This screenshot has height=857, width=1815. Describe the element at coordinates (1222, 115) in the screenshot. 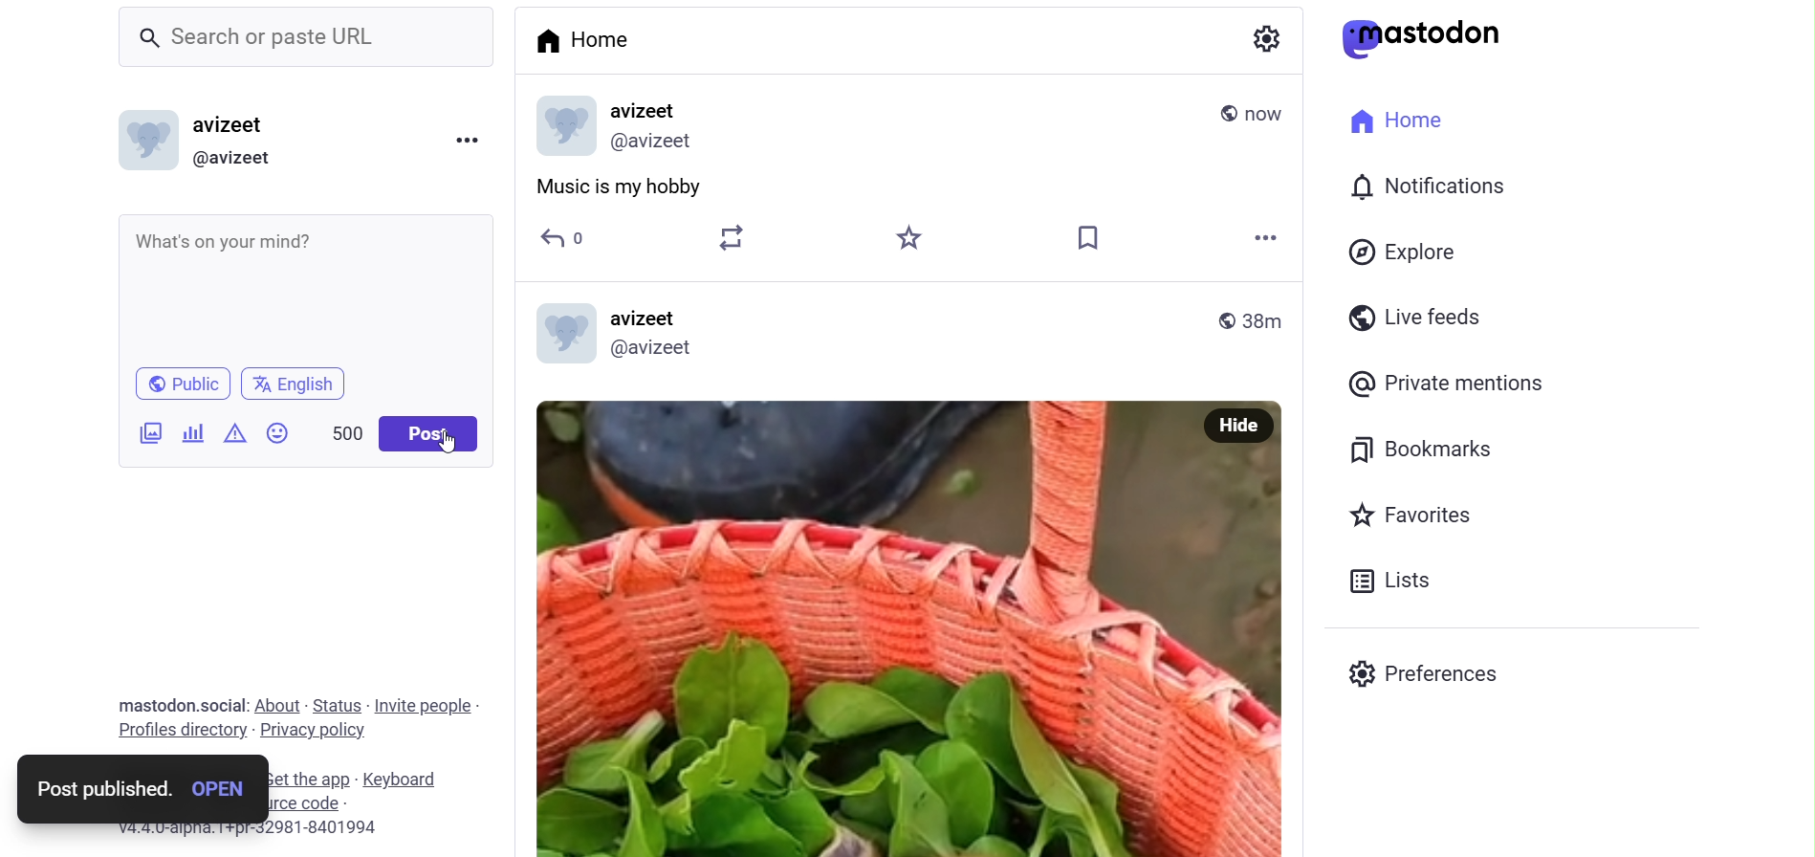

I see `public post` at that location.